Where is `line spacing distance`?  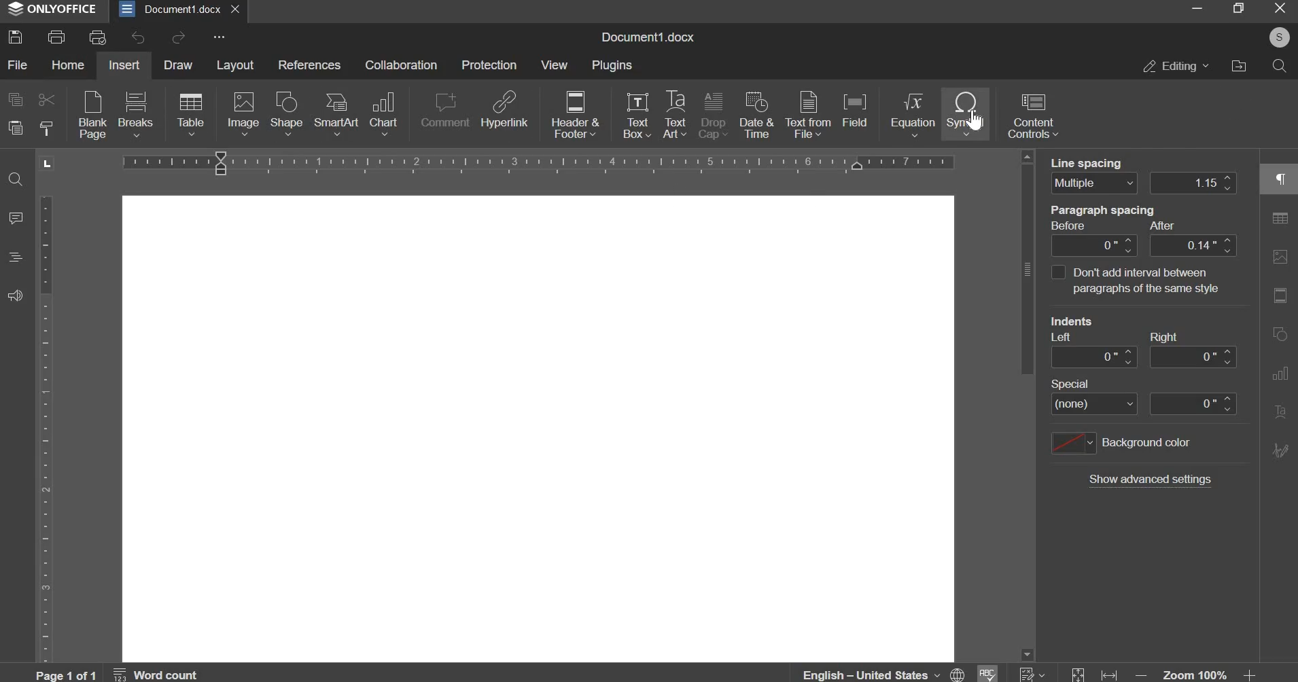 line spacing distance is located at coordinates (1193, 183).